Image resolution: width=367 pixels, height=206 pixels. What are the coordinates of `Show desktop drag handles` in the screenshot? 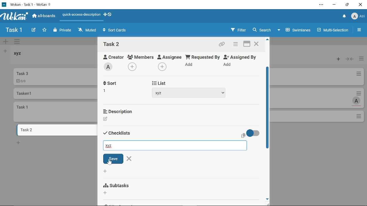 It's located at (105, 15).